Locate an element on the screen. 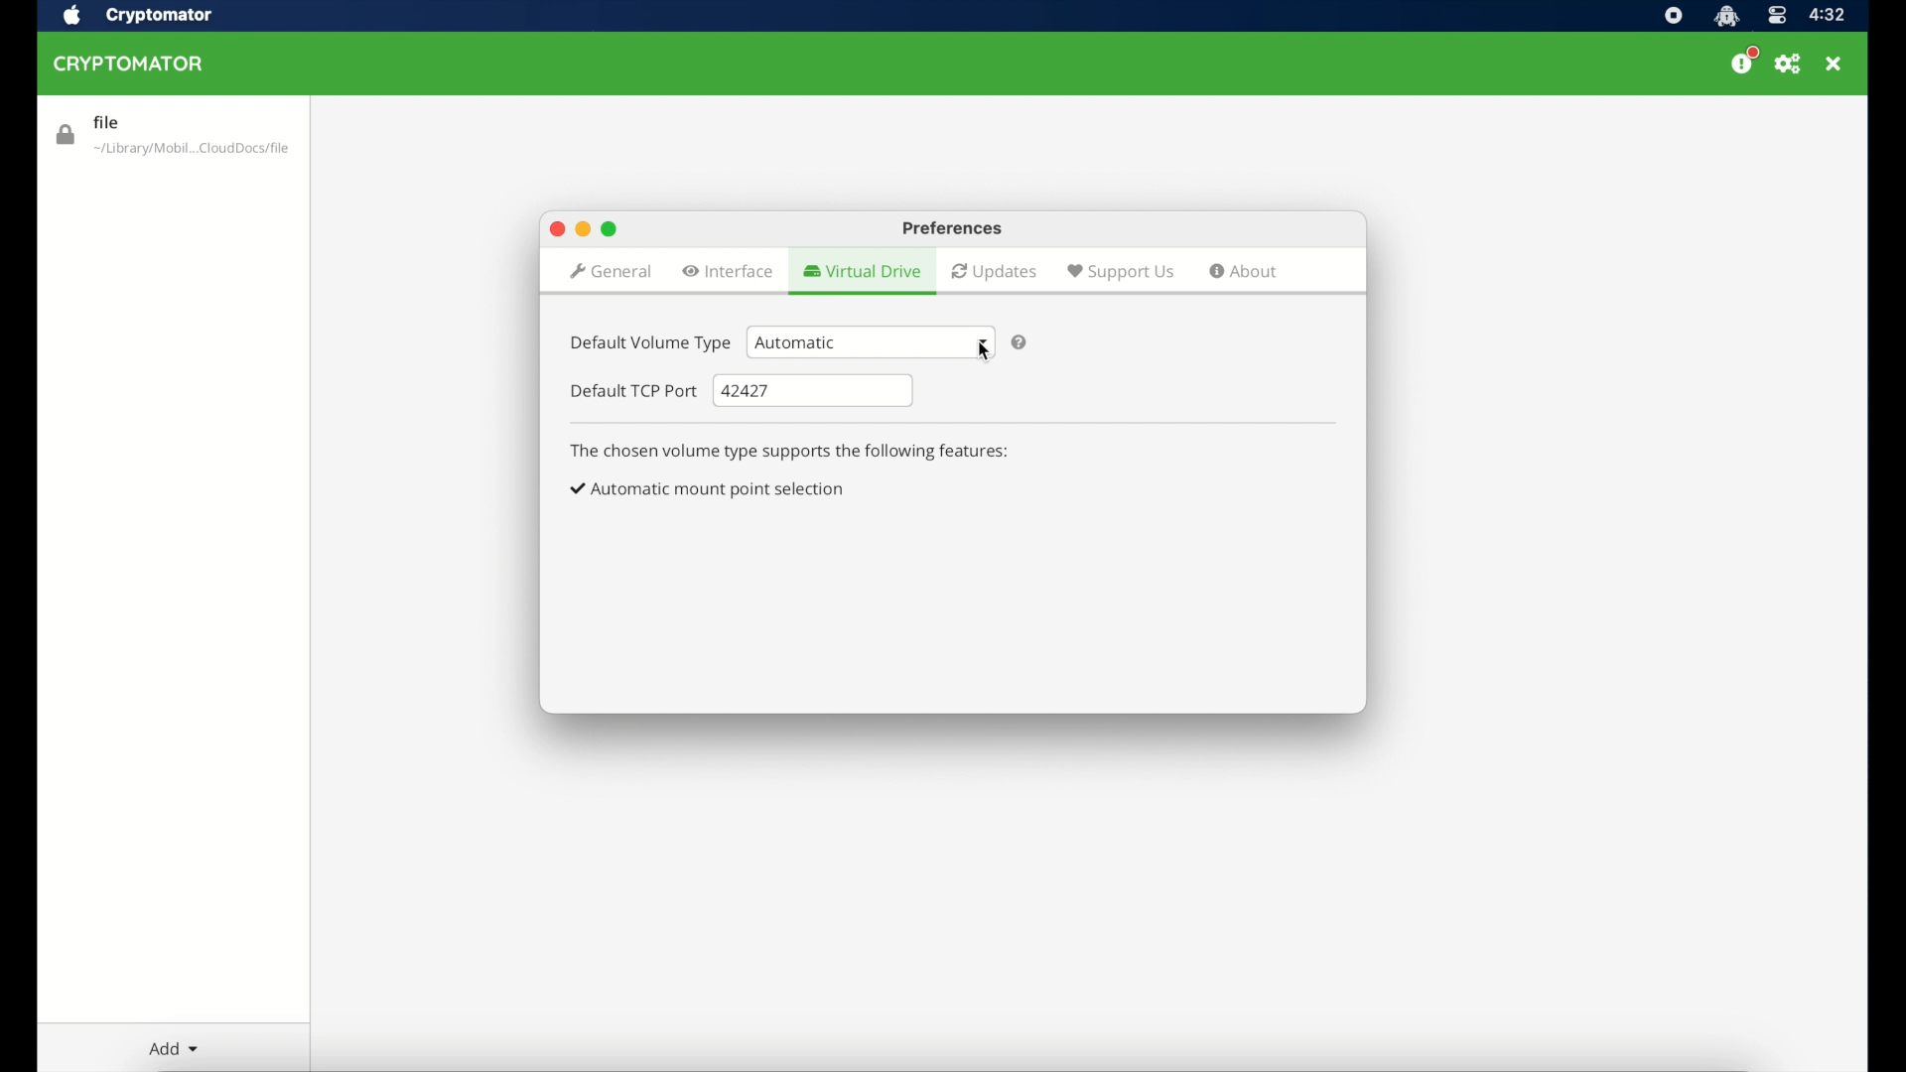 This screenshot has height=1072, width=1906. file is located at coordinates (172, 136).